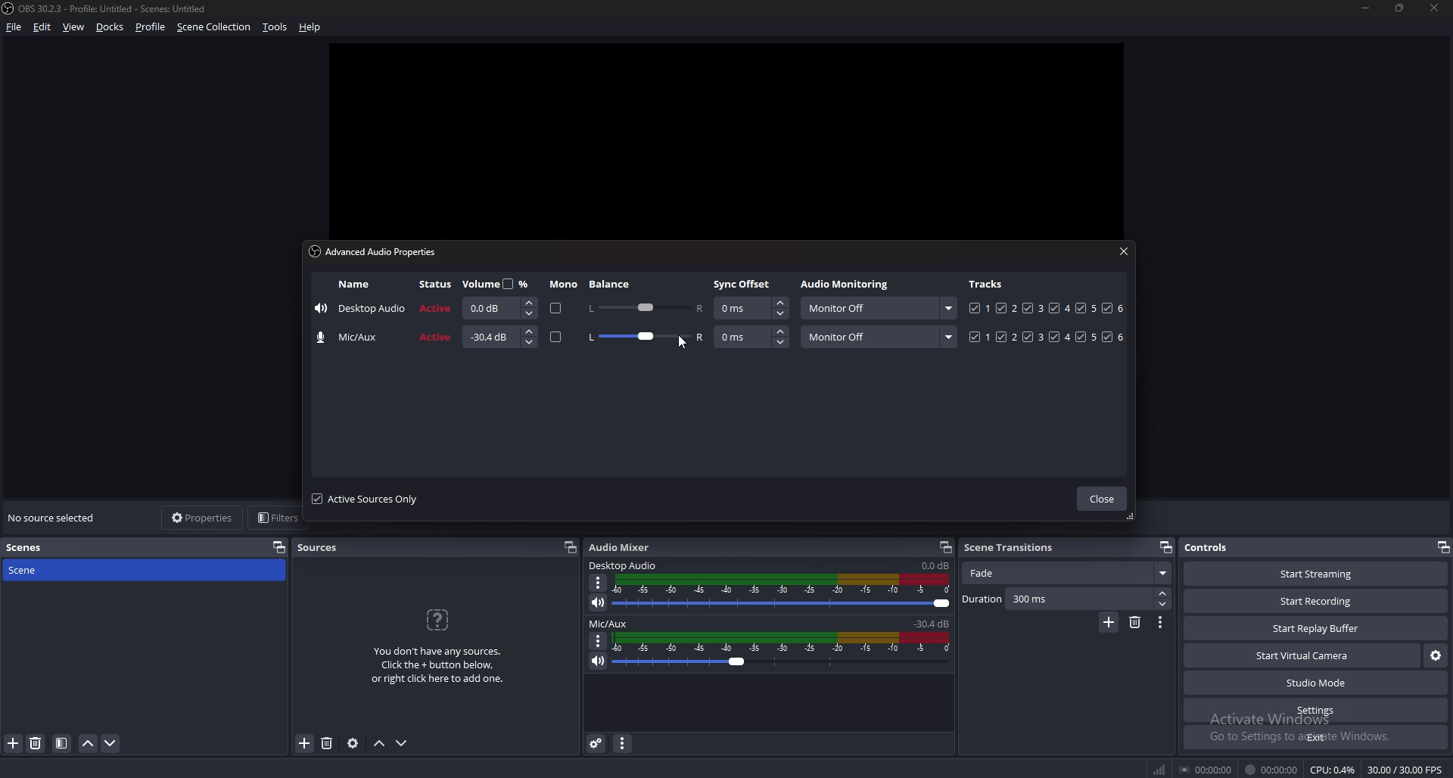 The width and height of the screenshot is (1453, 778). Describe the element at coordinates (305, 743) in the screenshot. I see `add source` at that location.